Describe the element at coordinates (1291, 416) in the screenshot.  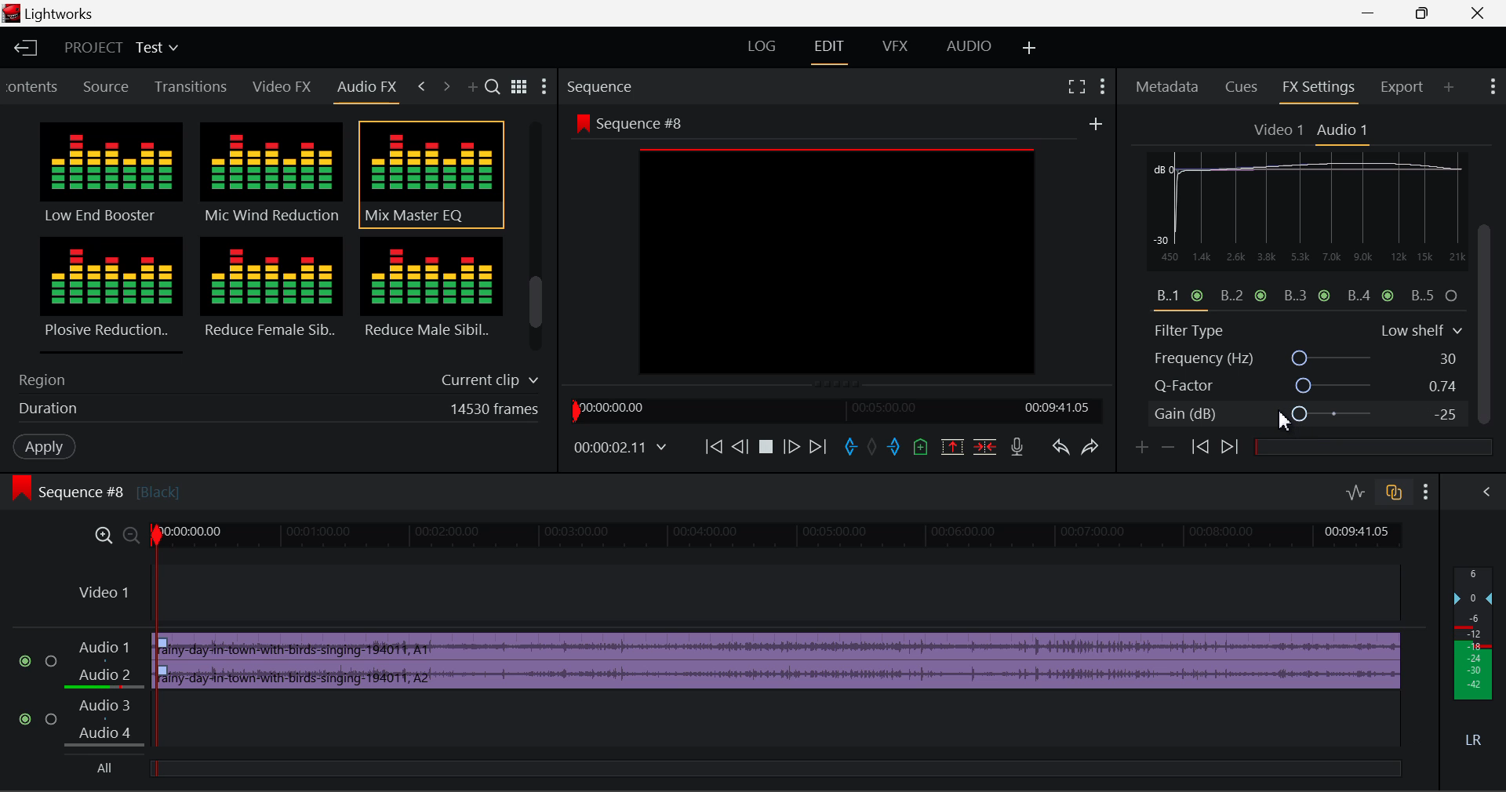
I see `DRAG_TO Cursor Position` at that location.